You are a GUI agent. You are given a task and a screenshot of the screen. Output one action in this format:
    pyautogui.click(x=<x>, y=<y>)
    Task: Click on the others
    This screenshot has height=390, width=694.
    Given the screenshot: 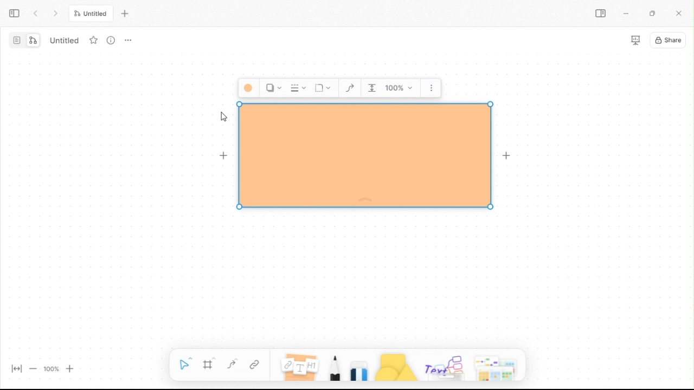 What is the action you would take?
    pyautogui.click(x=444, y=366)
    